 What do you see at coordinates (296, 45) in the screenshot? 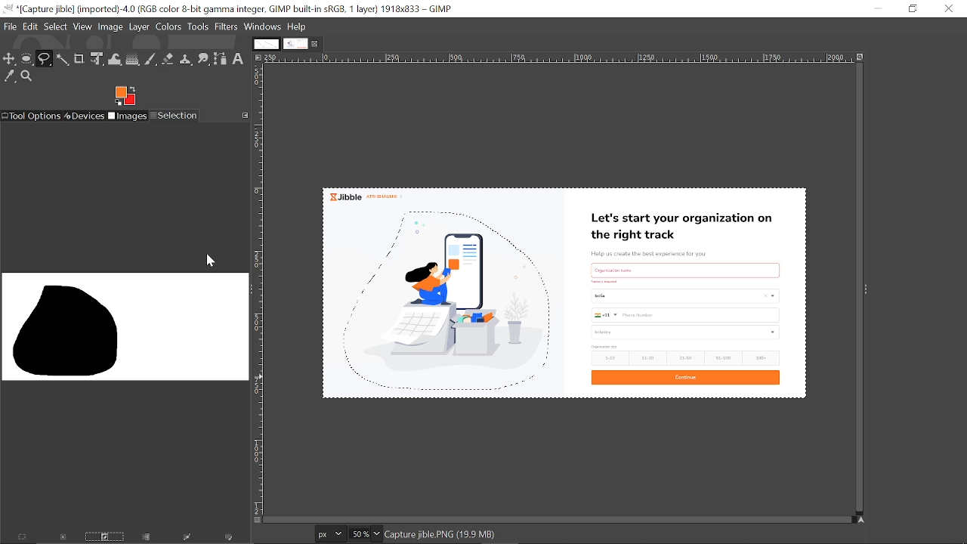
I see `Current tab` at bounding box center [296, 45].